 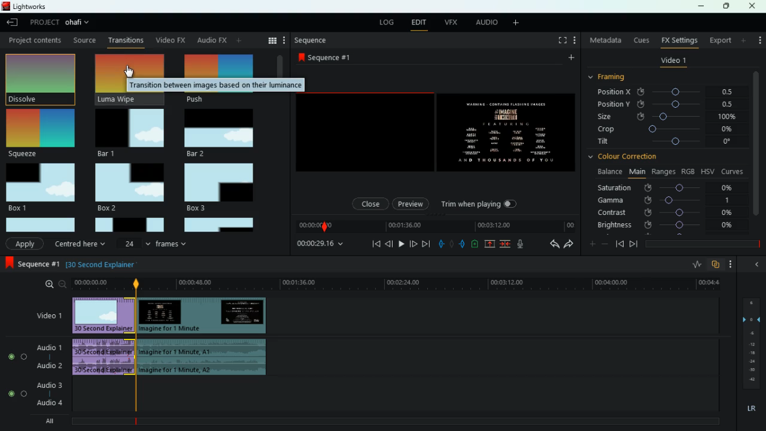 I want to click on join, so click(x=504, y=244).